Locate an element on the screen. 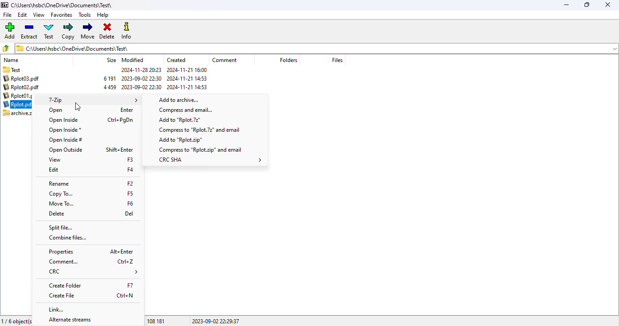 The width and height of the screenshot is (619, 326). created is located at coordinates (177, 60).